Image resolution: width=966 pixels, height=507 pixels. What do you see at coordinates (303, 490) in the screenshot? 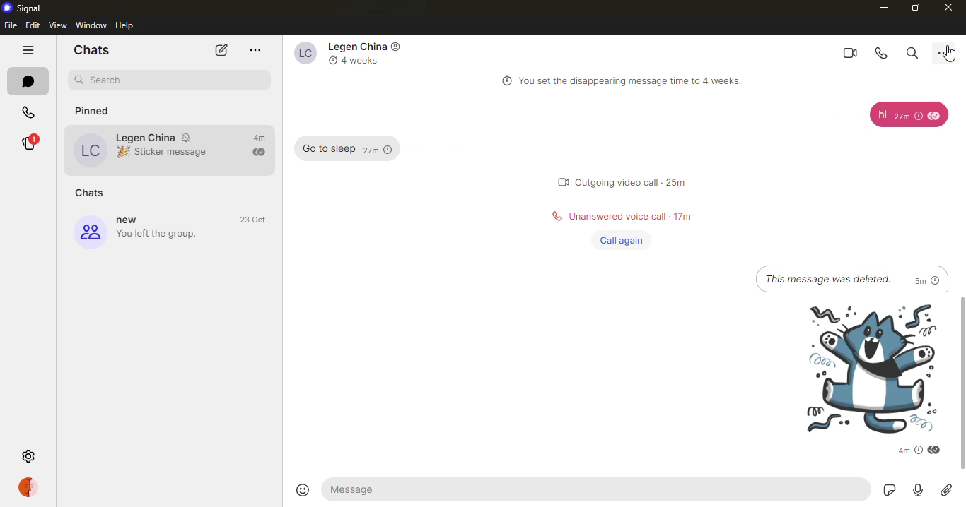
I see `emoji` at bounding box center [303, 490].